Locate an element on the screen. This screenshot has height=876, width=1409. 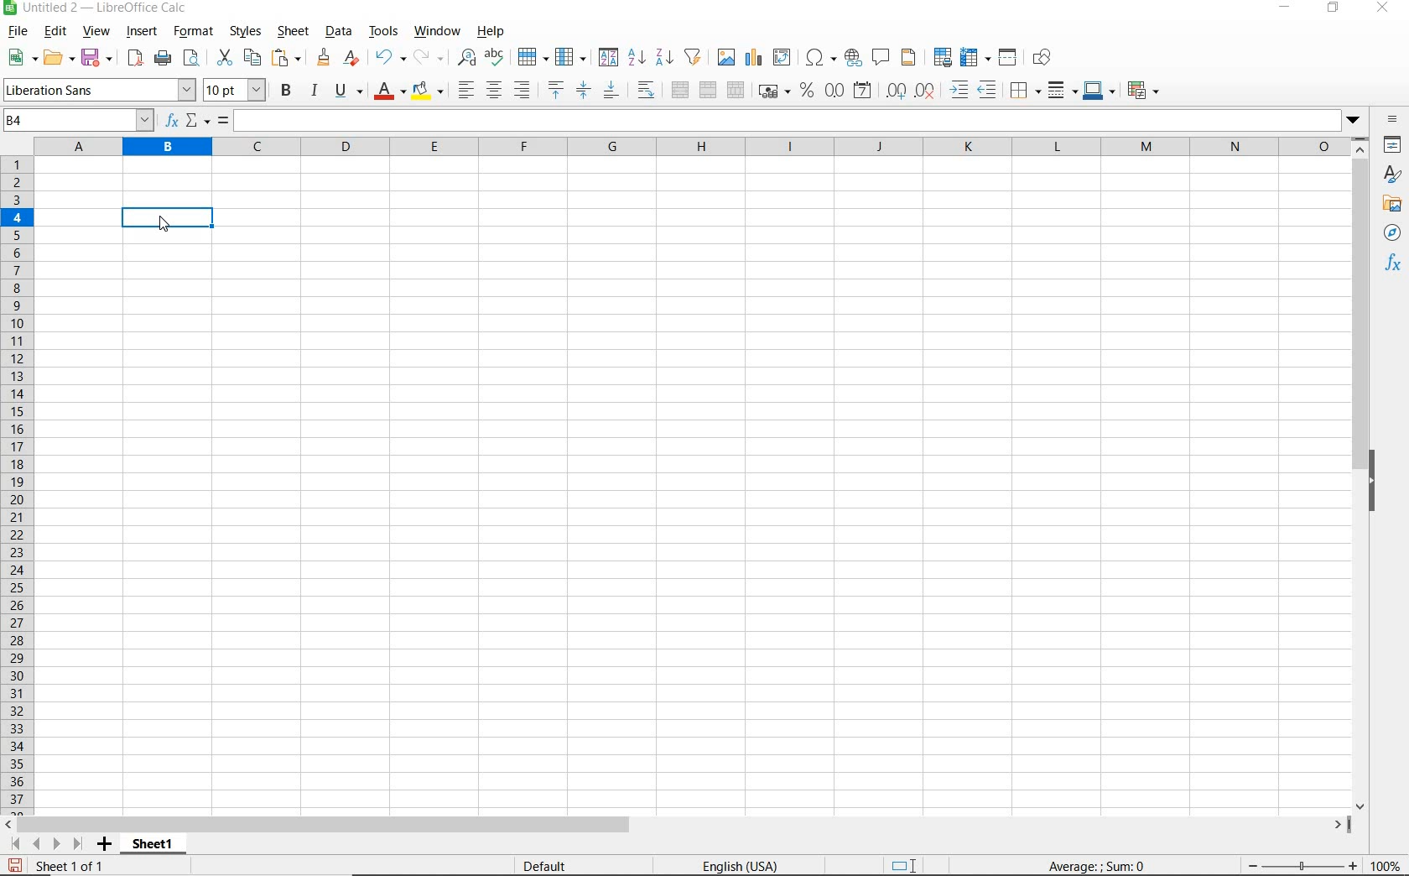
gallery is located at coordinates (1390, 205).